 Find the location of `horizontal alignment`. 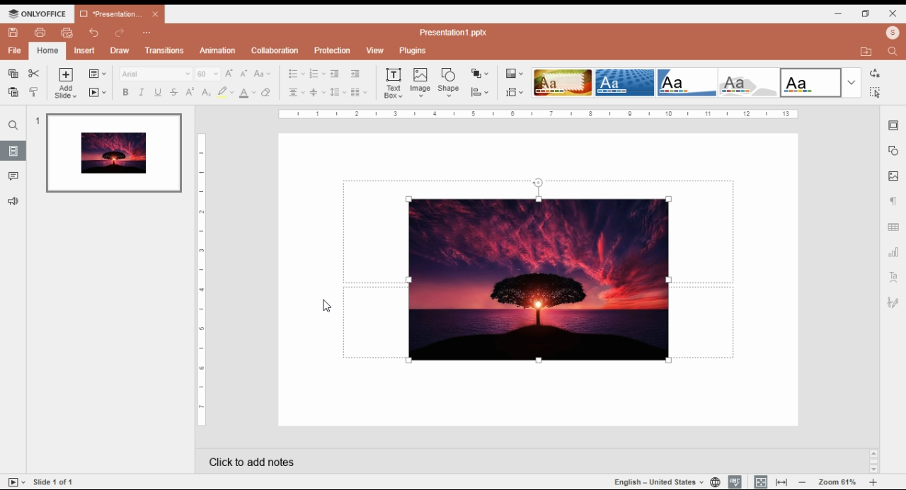

horizontal alignment is located at coordinates (297, 93).